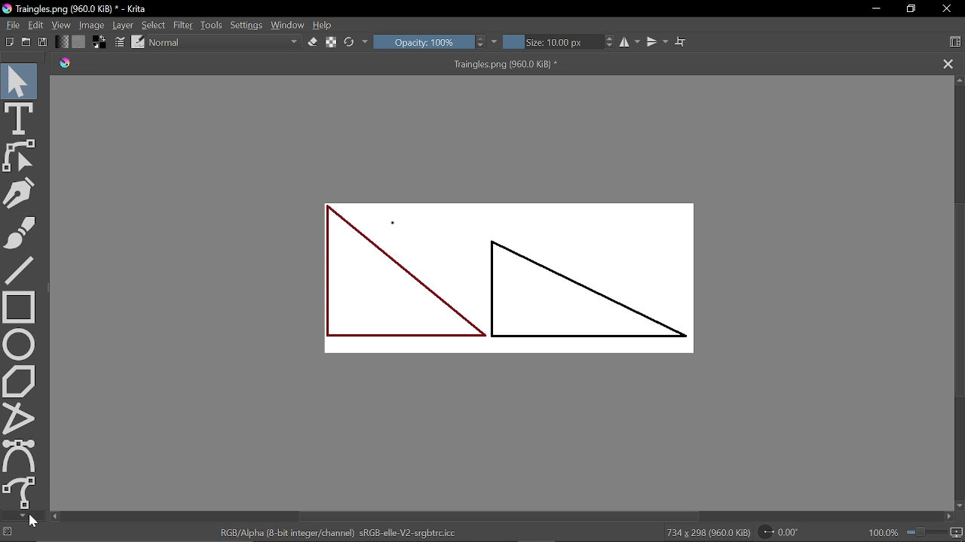 This screenshot has width=965, height=542. What do you see at coordinates (916, 532) in the screenshot?
I see `100.0%` at bounding box center [916, 532].